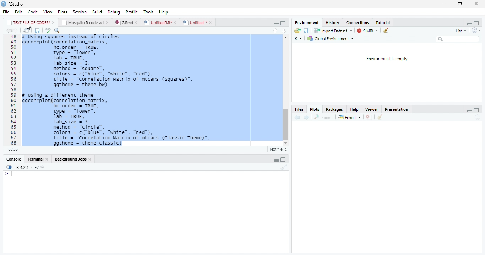 The height and width of the screenshot is (255, 485). What do you see at coordinates (478, 31) in the screenshot?
I see `refresh` at bounding box center [478, 31].